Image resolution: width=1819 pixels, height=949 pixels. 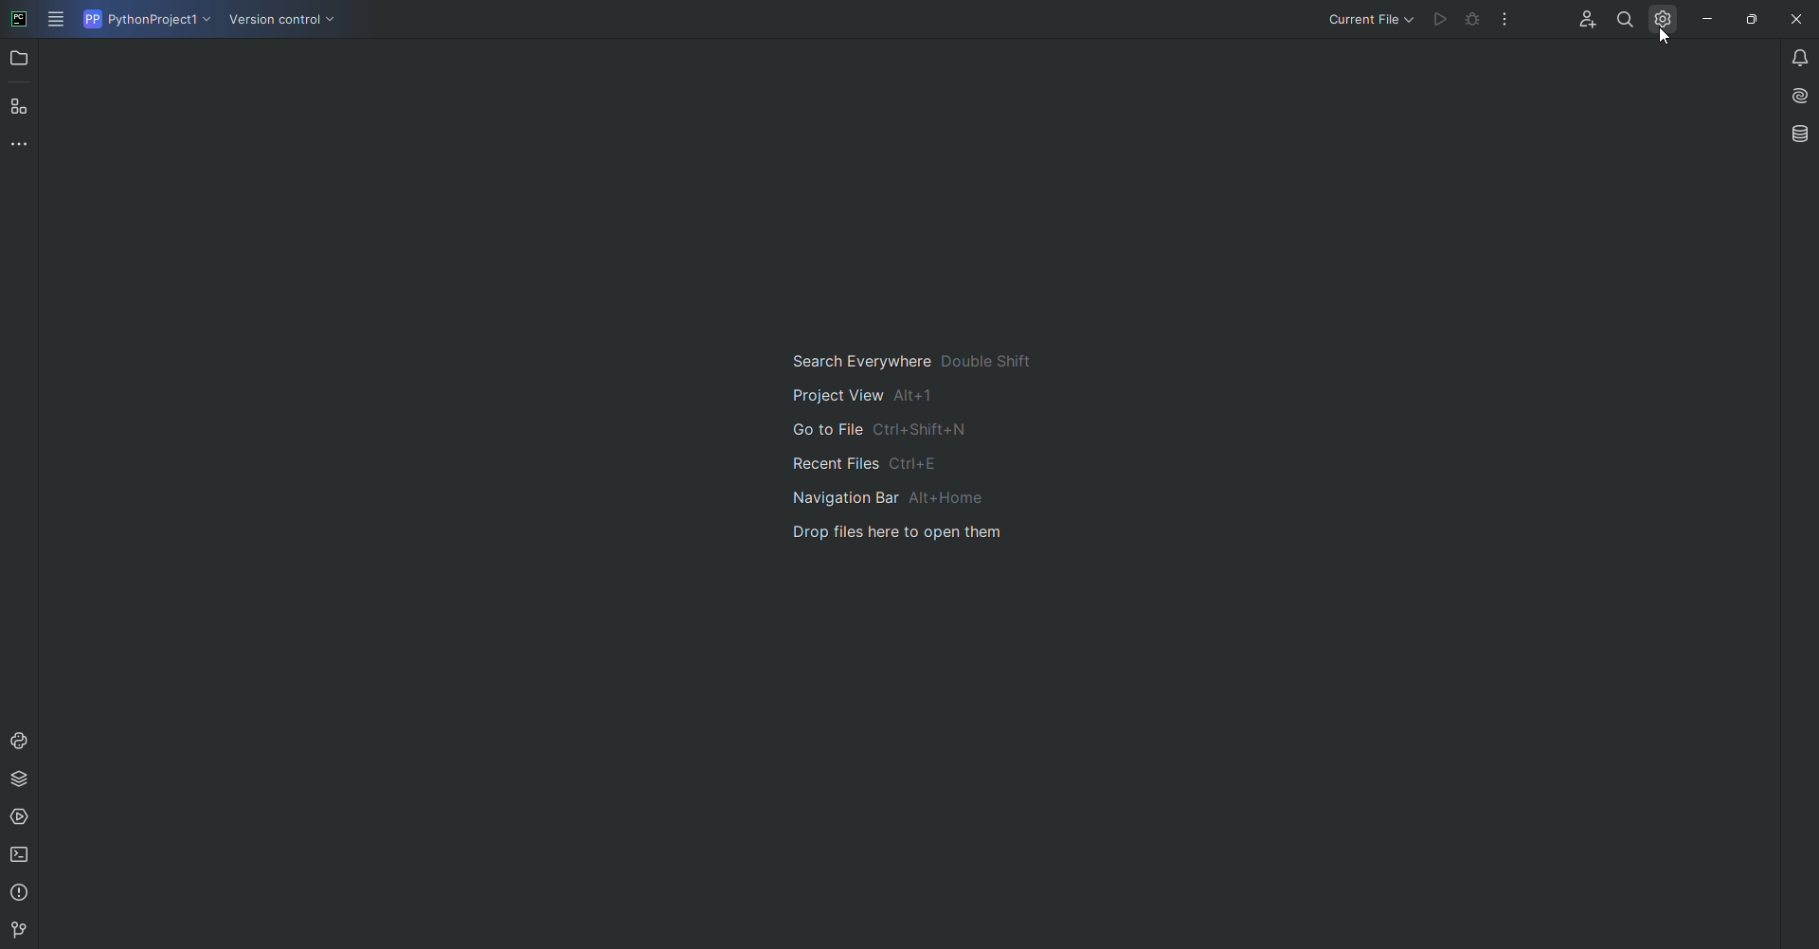 I want to click on Restore, so click(x=1747, y=18).